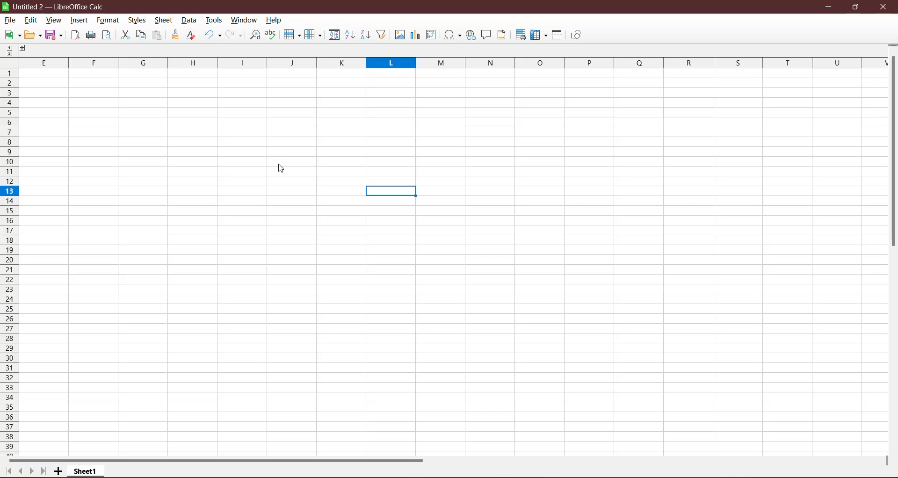 Image resolution: width=898 pixels, height=478 pixels. Describe the element at coordinates (55, 36) in the screenshot. I see `Save` at that location.